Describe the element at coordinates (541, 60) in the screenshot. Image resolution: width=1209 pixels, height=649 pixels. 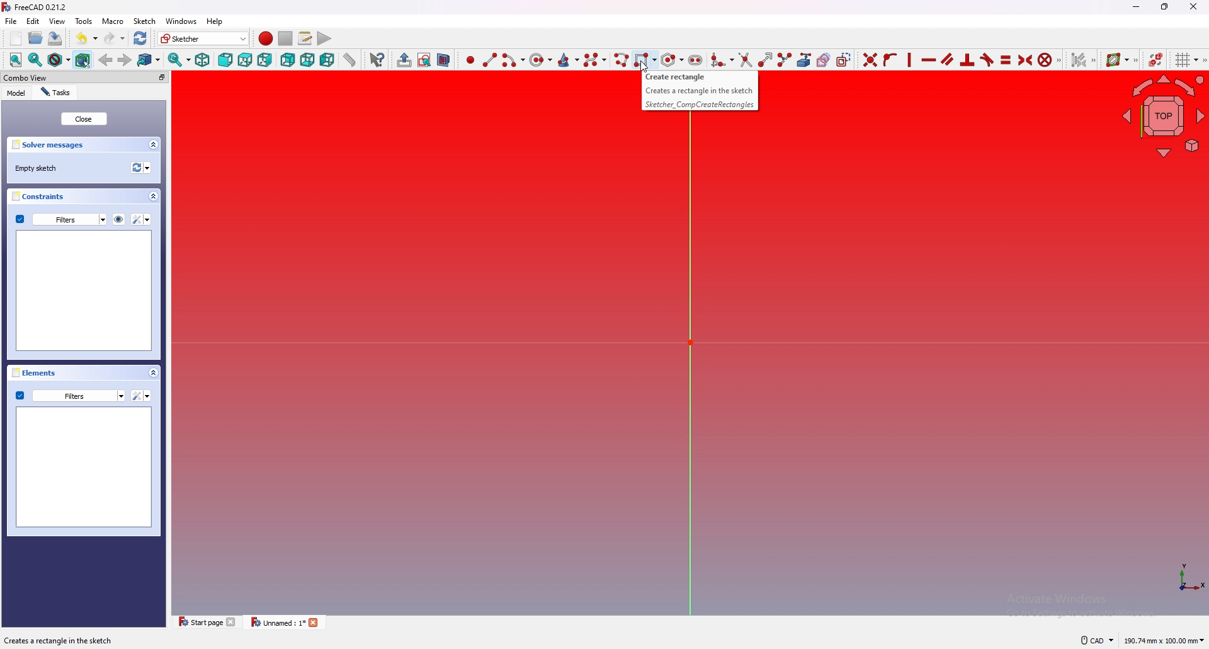
I see `create circle` at that location.